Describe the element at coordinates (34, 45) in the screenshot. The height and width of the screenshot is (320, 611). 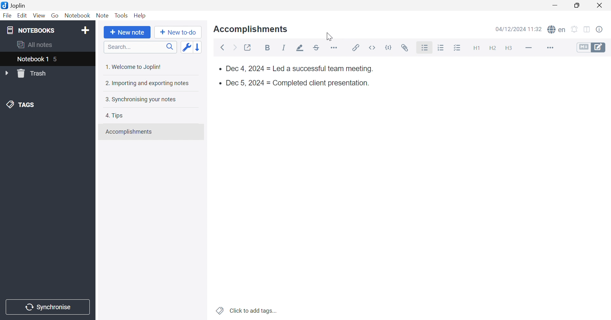
I see `All notes` at that location.